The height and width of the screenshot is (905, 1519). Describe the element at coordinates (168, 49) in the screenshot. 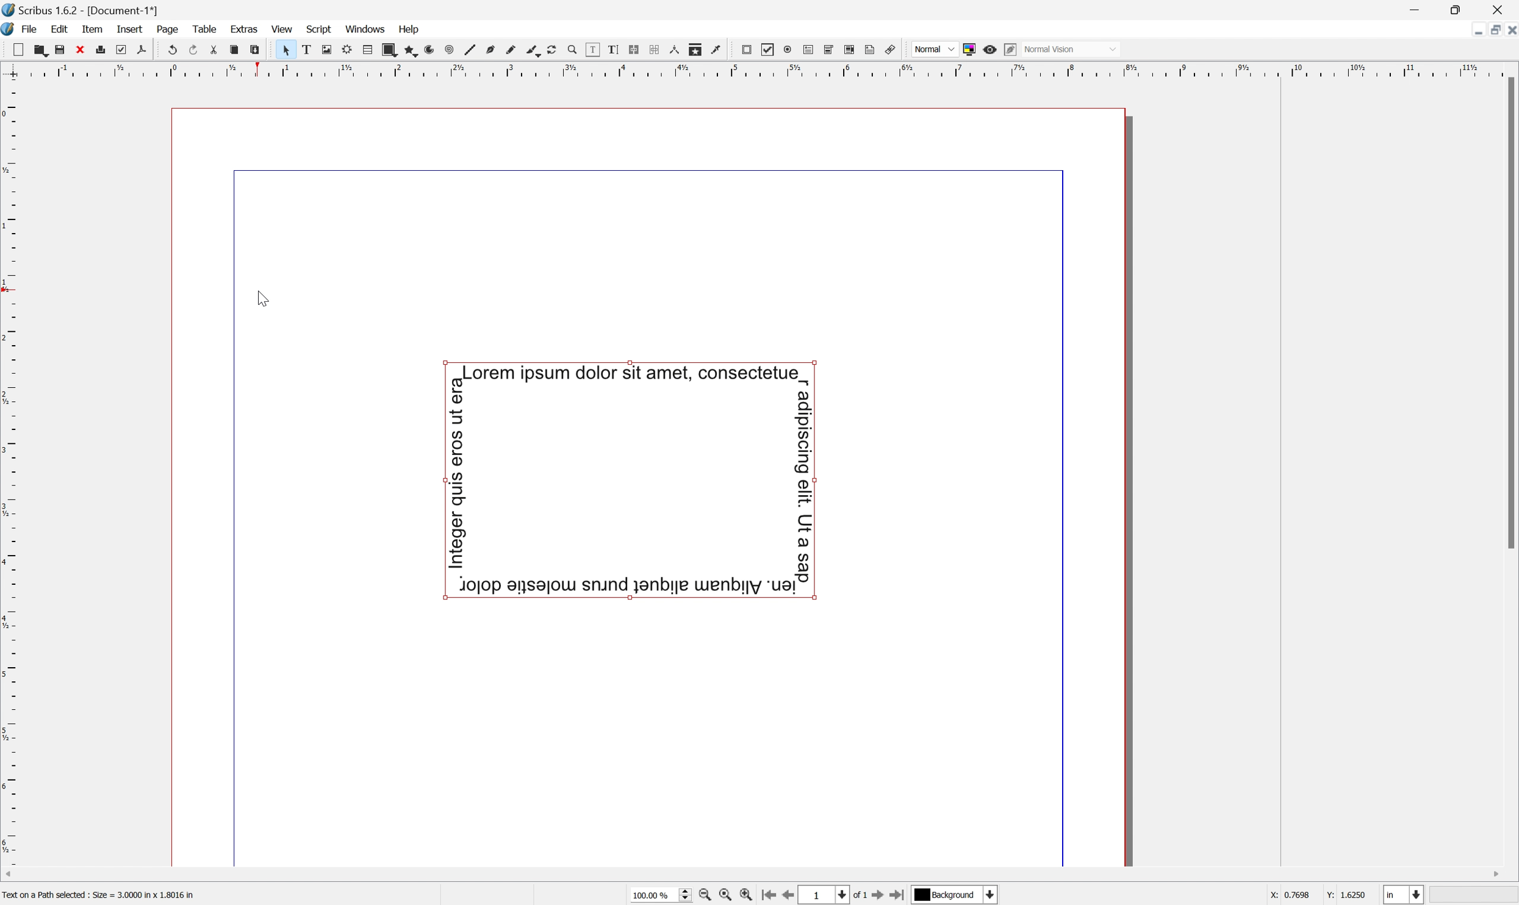

I see `Undo` at that location.